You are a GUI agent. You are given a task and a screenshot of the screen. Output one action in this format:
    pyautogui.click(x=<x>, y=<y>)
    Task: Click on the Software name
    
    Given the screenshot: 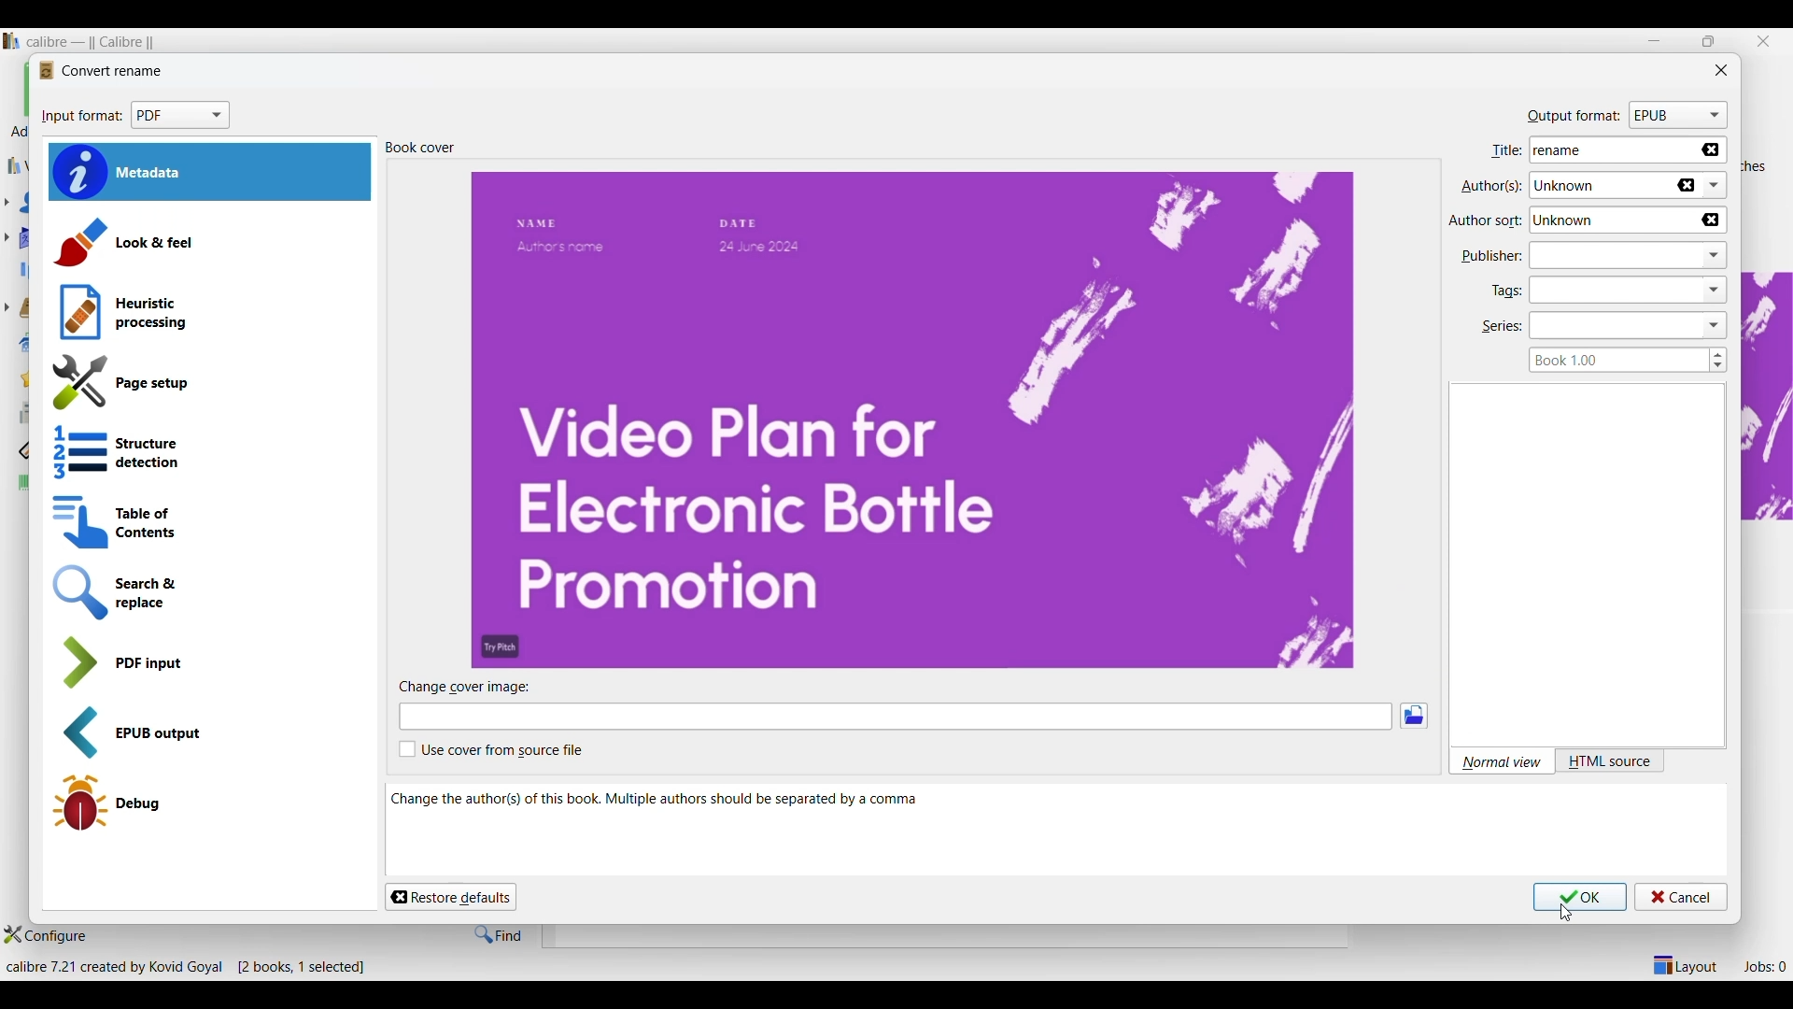 What is the action you would take?
    pyautogui.click(x=95, y=44)
    